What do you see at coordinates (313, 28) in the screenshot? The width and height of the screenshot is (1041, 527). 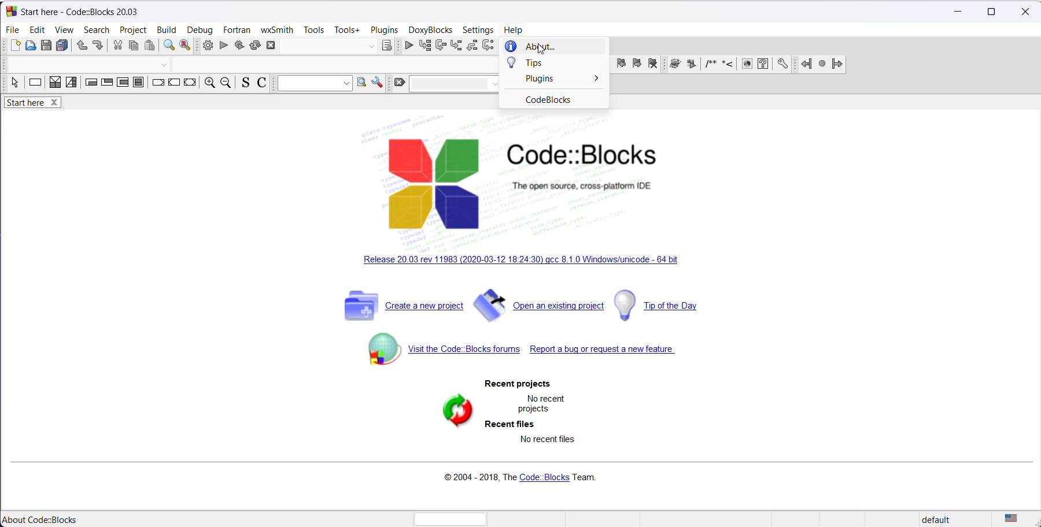 I see `tools` at bounding box center [313, 28].